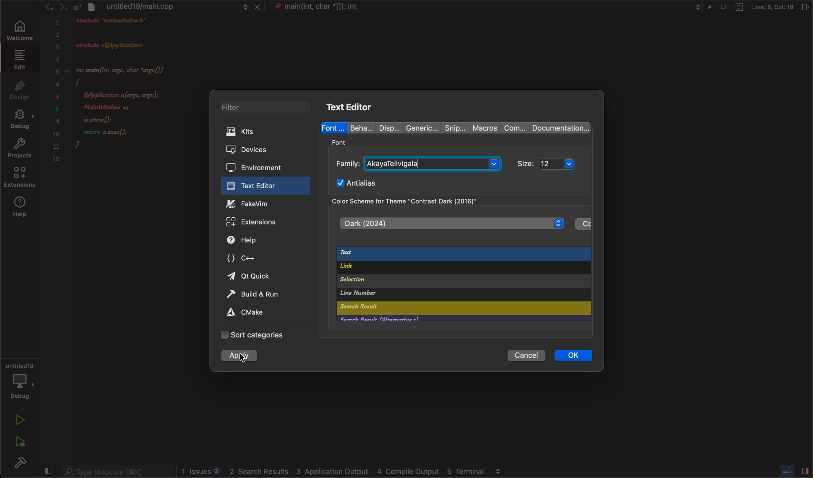  What do you see at coordinates (419, 127) in the screenshot?
I see `generic` at bounding box center [419, 127].